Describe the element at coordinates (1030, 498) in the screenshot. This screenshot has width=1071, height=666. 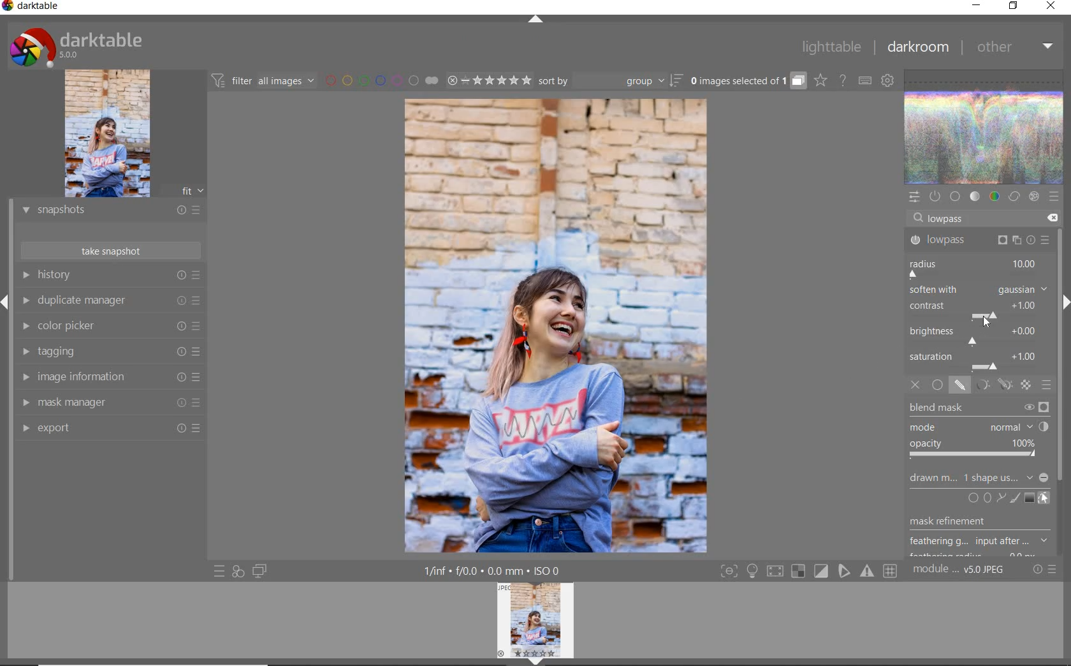
I see `add gradient` at that location.